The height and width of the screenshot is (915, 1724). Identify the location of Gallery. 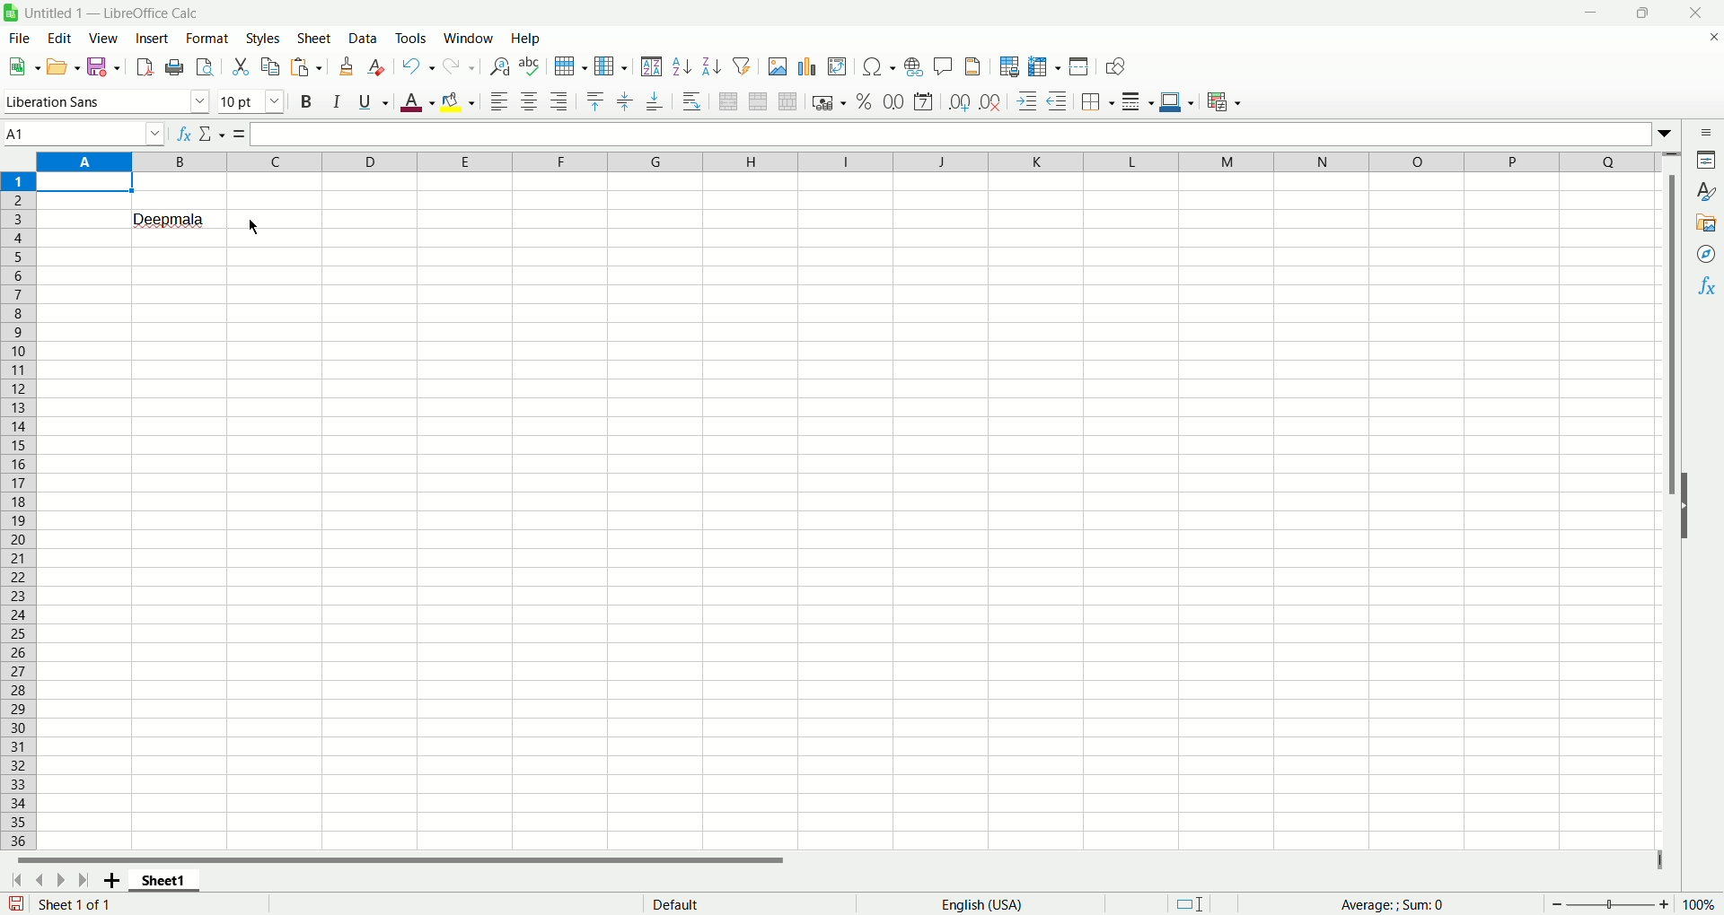
(1704, 223).